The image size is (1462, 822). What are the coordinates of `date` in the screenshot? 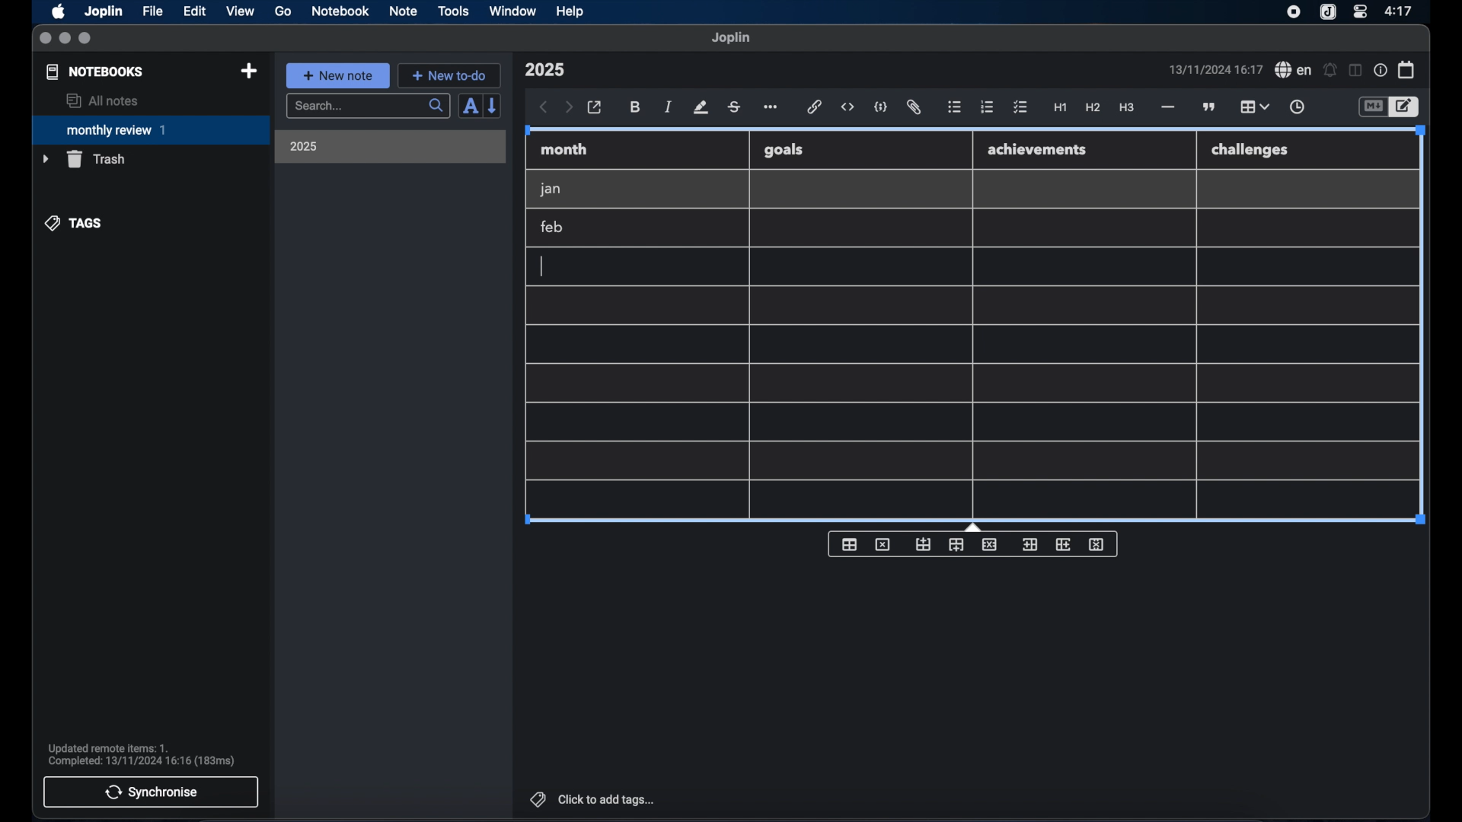 It's located at (1215, 69).